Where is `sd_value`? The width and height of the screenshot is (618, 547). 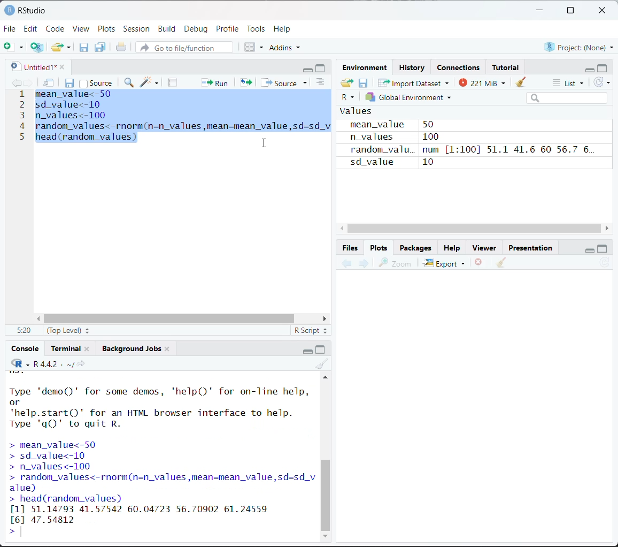
sd_value is located at coordinates (378, 161).